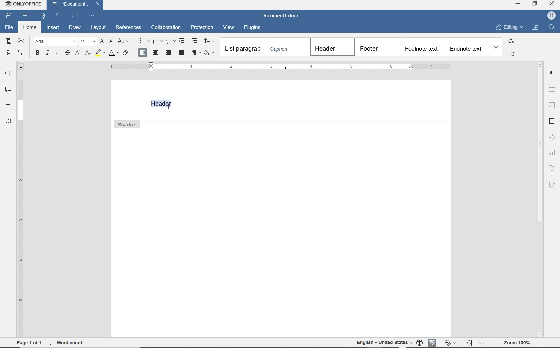 This screenshot has width=560, height=348. Describe the element at coordinates (59, 15) in the screenshot. I see `unload` at that location.